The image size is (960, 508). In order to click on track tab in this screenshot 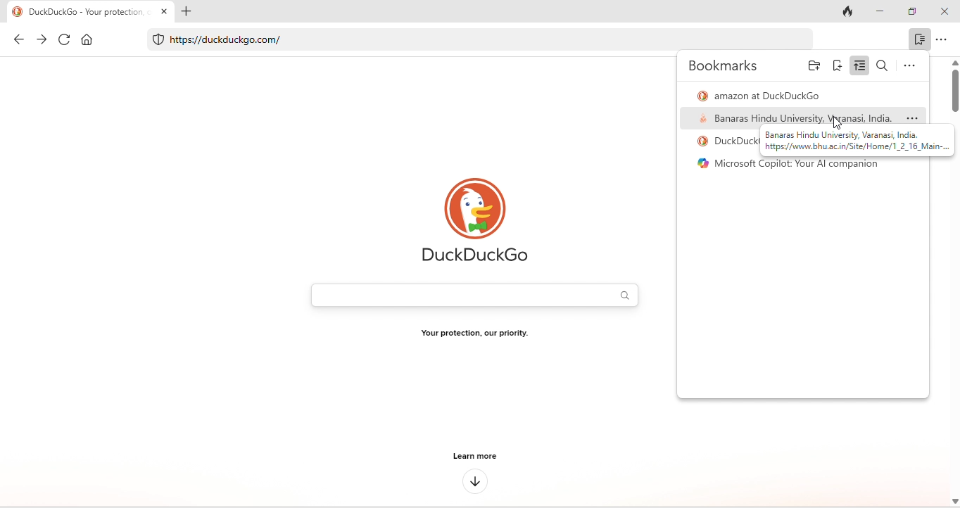, I will do `click(848, 13)`.